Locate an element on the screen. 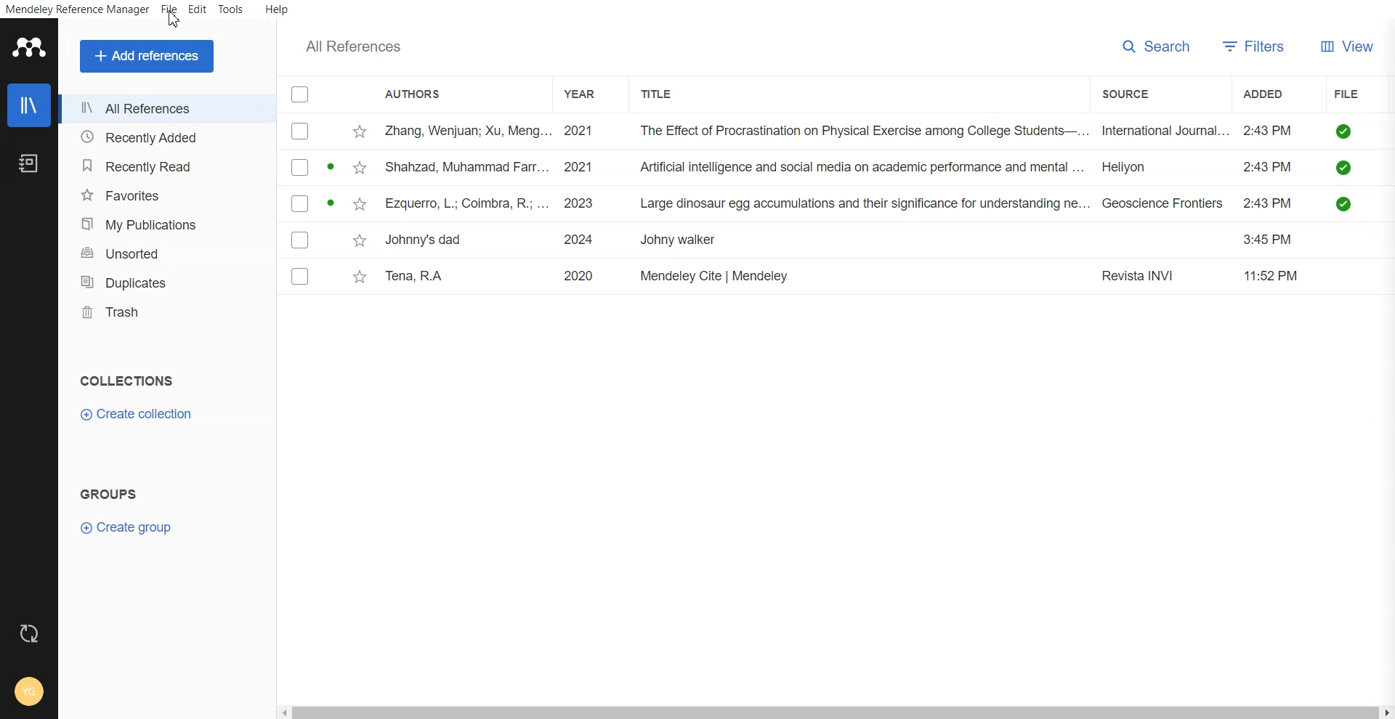  Horizontal scroll bar is located at coordinates (836, 712).